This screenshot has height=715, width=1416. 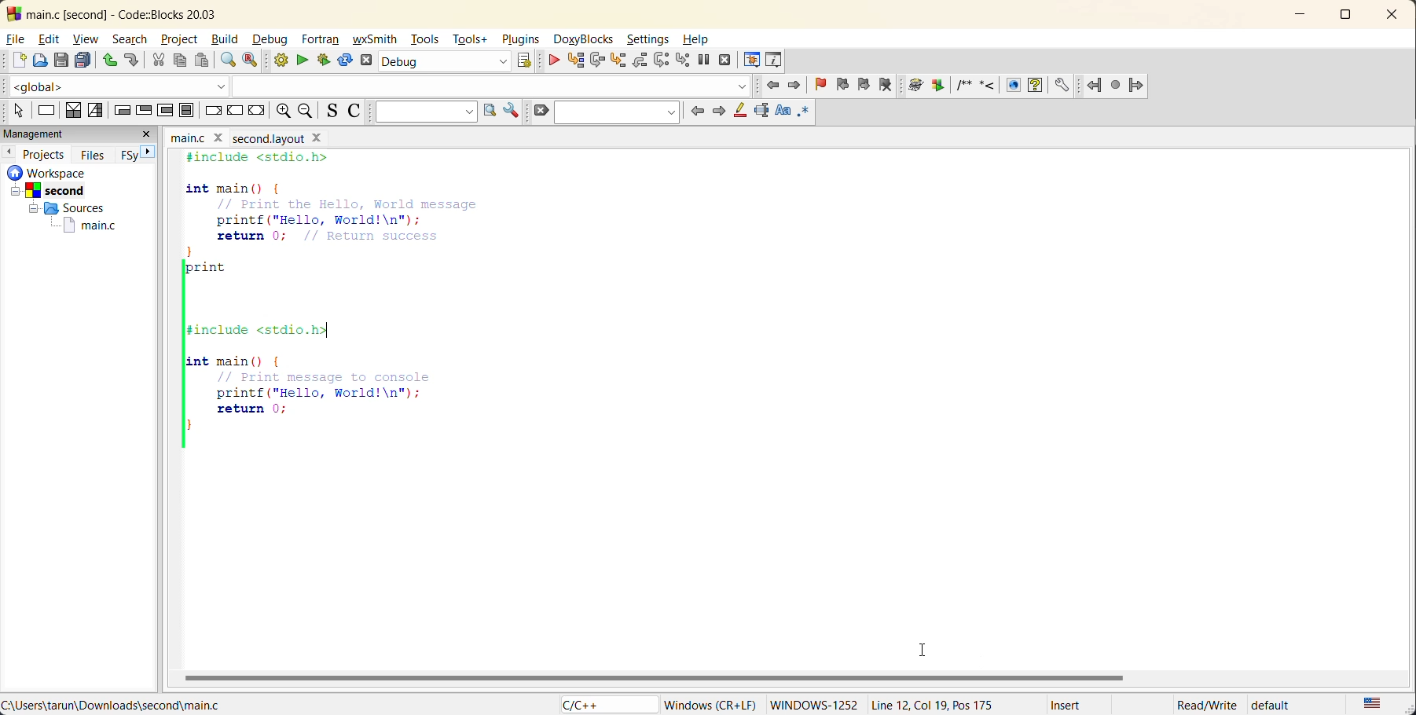 What do you see at coordinates (702, 59) in the screenshot?
I see `break debugger` at bounding box center [702, 59].